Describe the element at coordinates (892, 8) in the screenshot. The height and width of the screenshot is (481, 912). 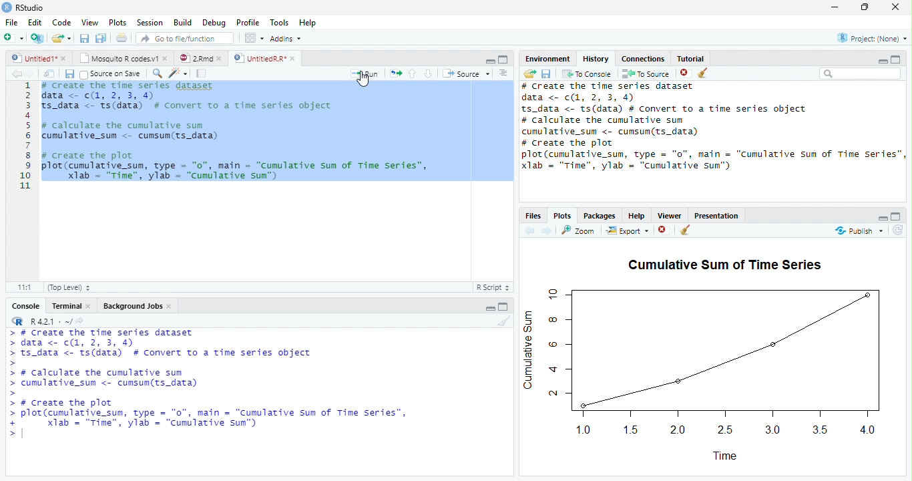
I see `Close` at that location.